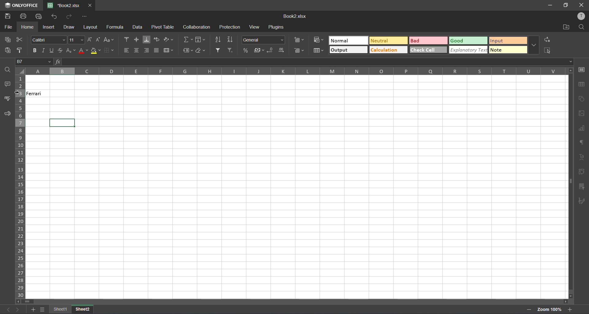  I want to click on summation, so click(187, 40).